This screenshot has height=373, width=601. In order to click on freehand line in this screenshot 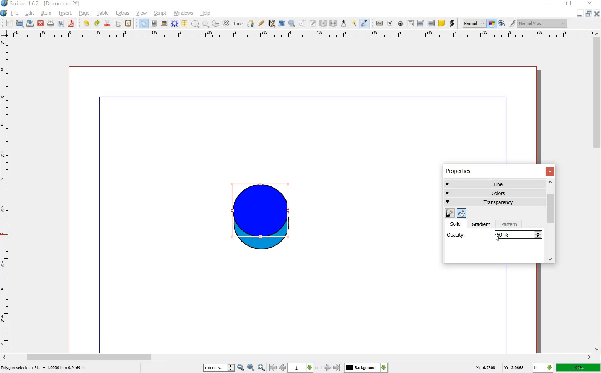, I will do `click(262, 23)`.